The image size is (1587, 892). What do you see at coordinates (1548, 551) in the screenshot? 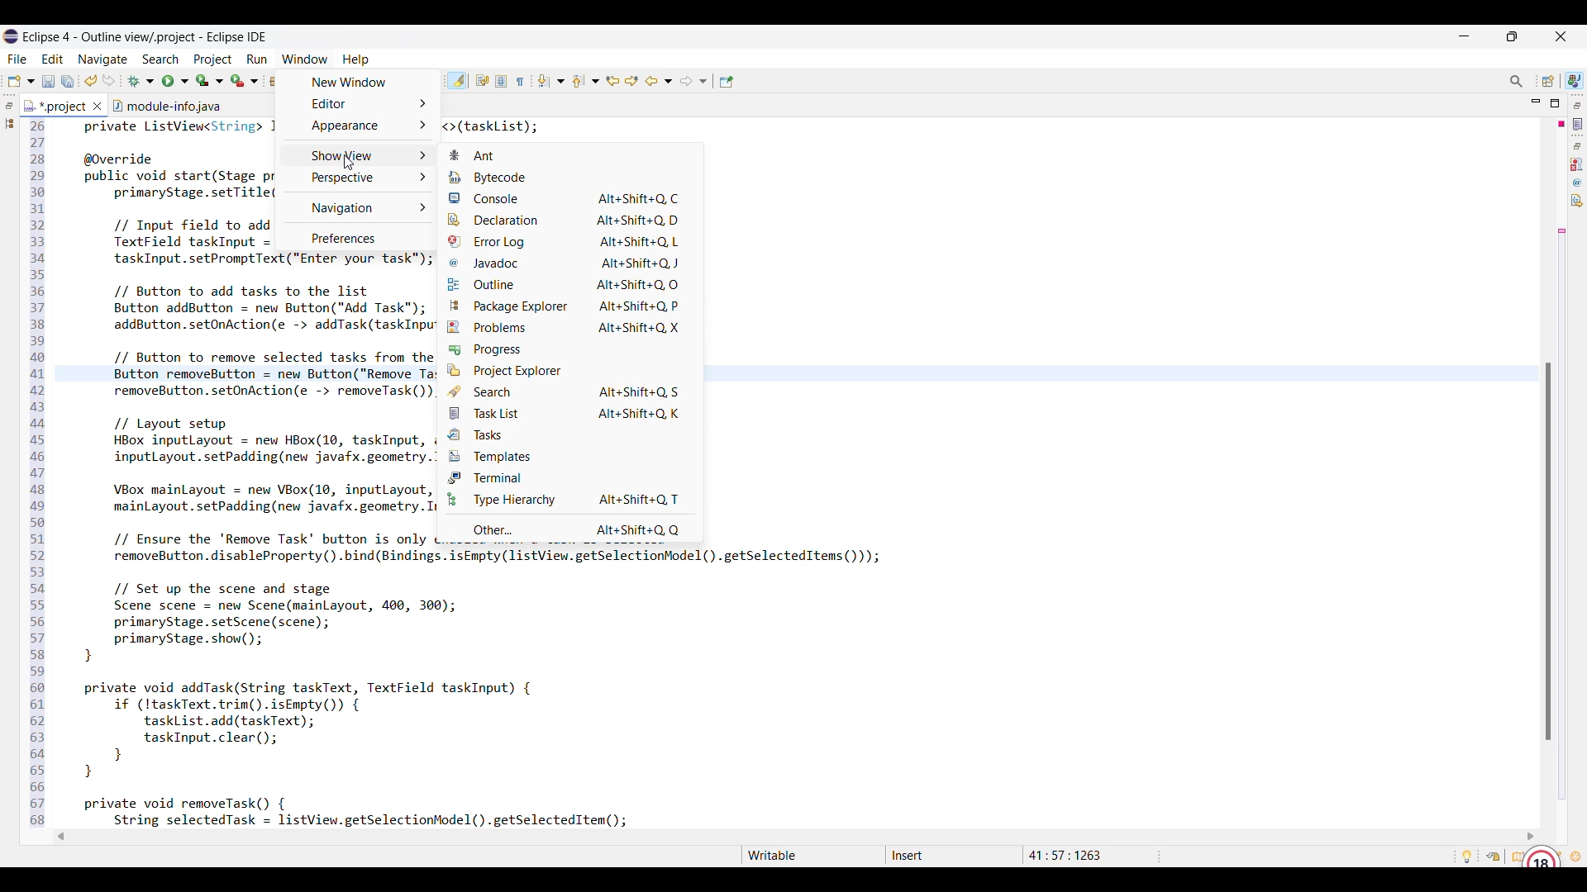
I see `Vertical slide bar` at bounding box center [1548, 551].